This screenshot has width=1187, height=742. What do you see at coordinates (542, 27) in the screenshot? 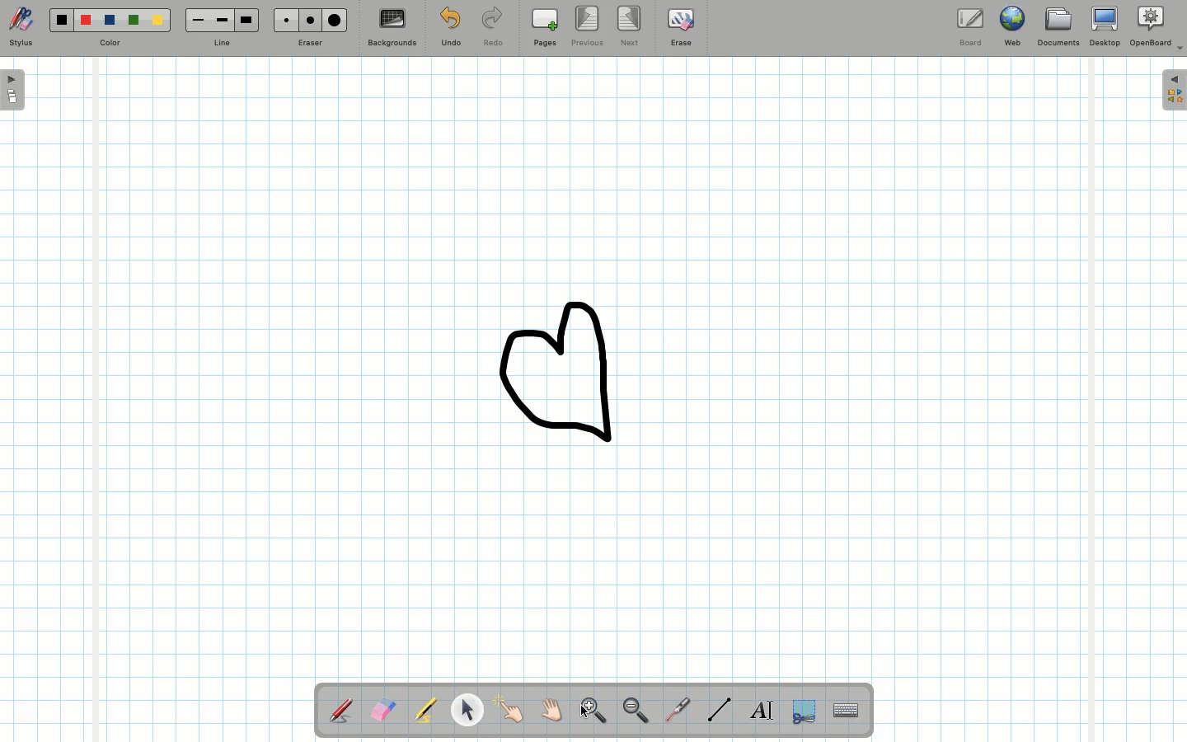
I see `Pages (add)` at bounding box center [542, 27].